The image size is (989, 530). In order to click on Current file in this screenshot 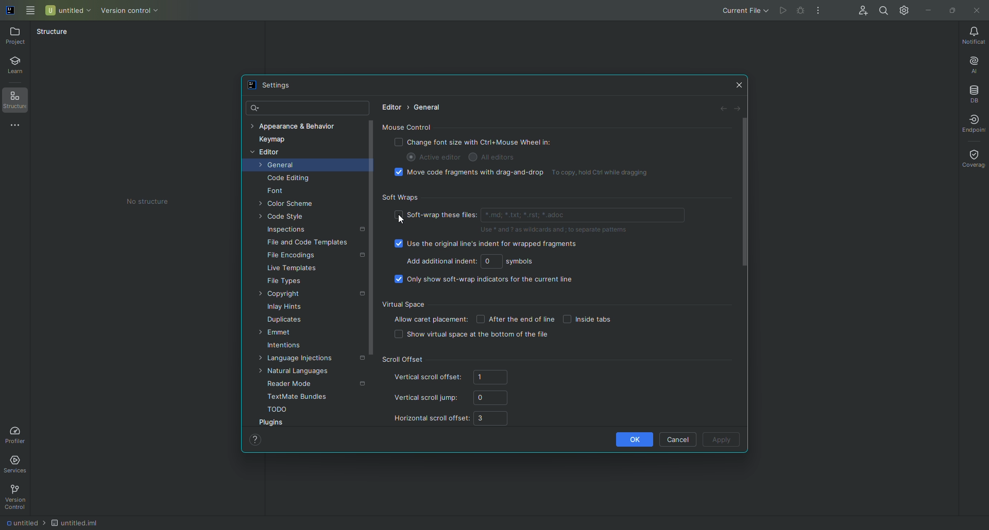, I will do `click(742, 10)`.